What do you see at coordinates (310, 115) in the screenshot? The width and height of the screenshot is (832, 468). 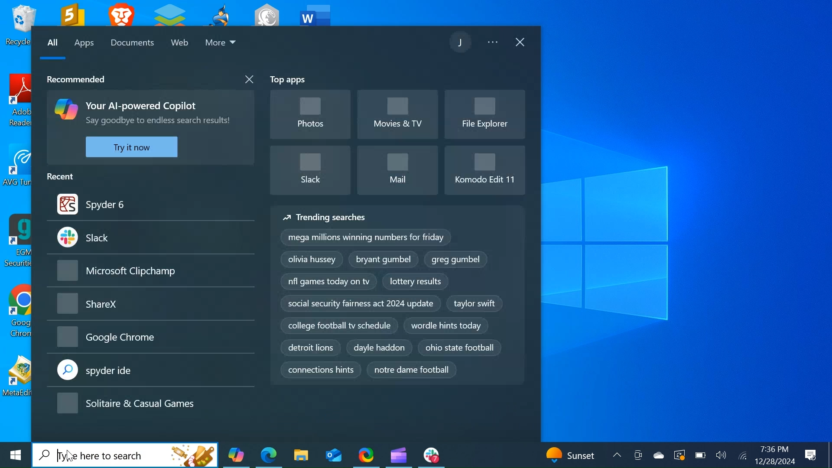 I see `Photos` at bounding box center [310, 115].